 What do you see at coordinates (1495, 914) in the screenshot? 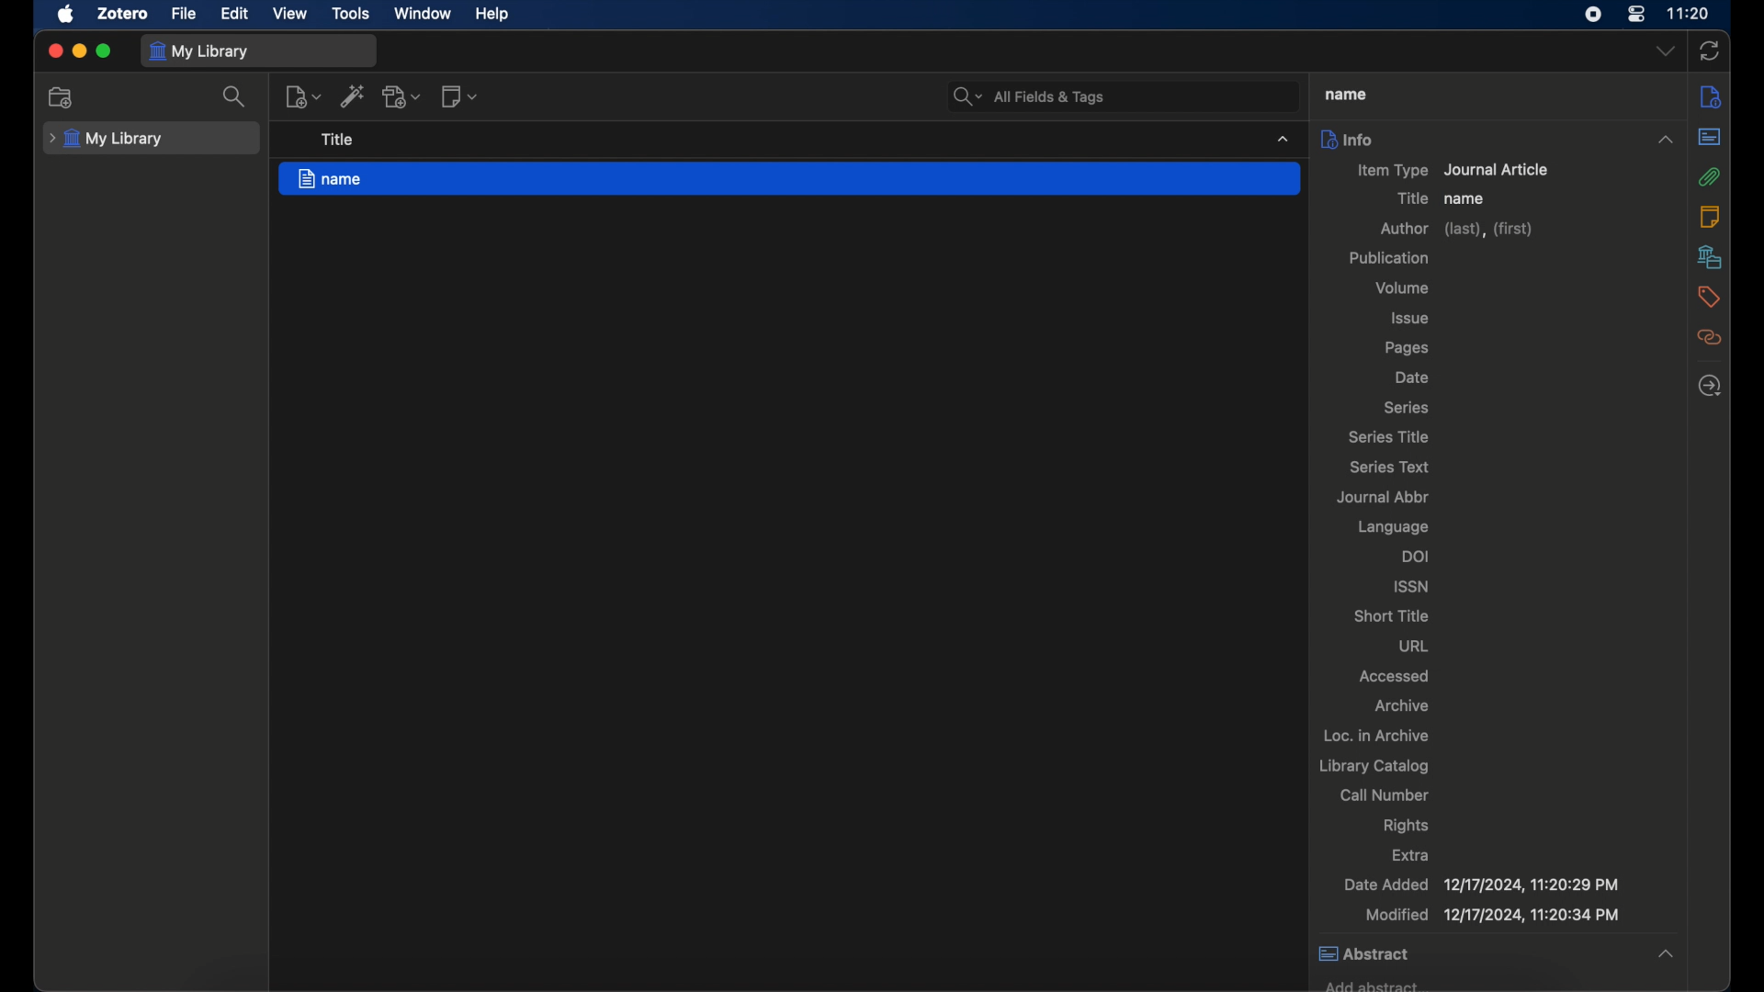
I see `modified` at bounding box center [1495, 914].